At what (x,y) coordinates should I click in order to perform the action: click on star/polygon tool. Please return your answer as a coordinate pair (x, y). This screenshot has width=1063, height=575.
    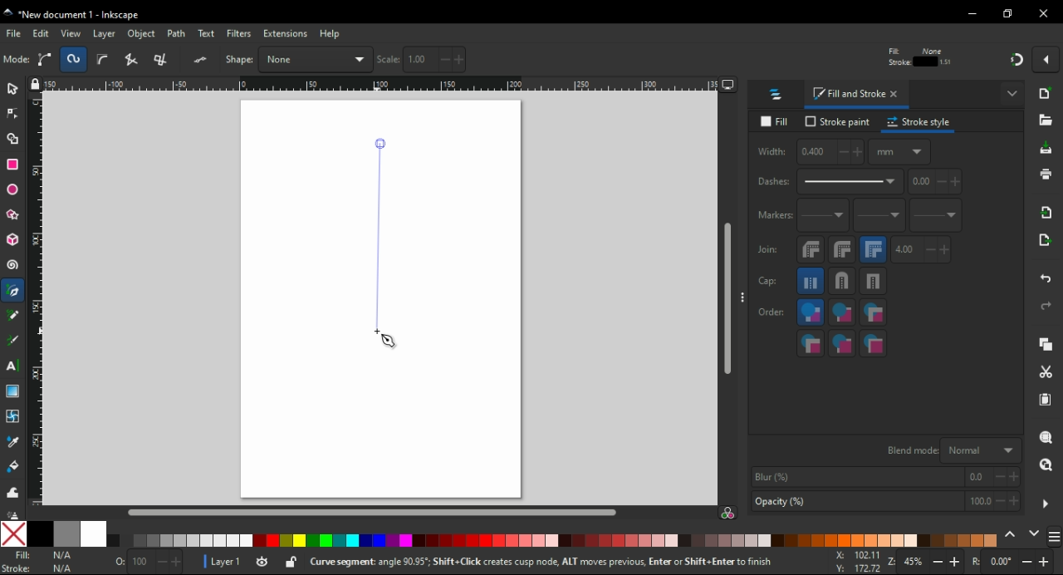
    Looking at the image, I should click on (14, 214).